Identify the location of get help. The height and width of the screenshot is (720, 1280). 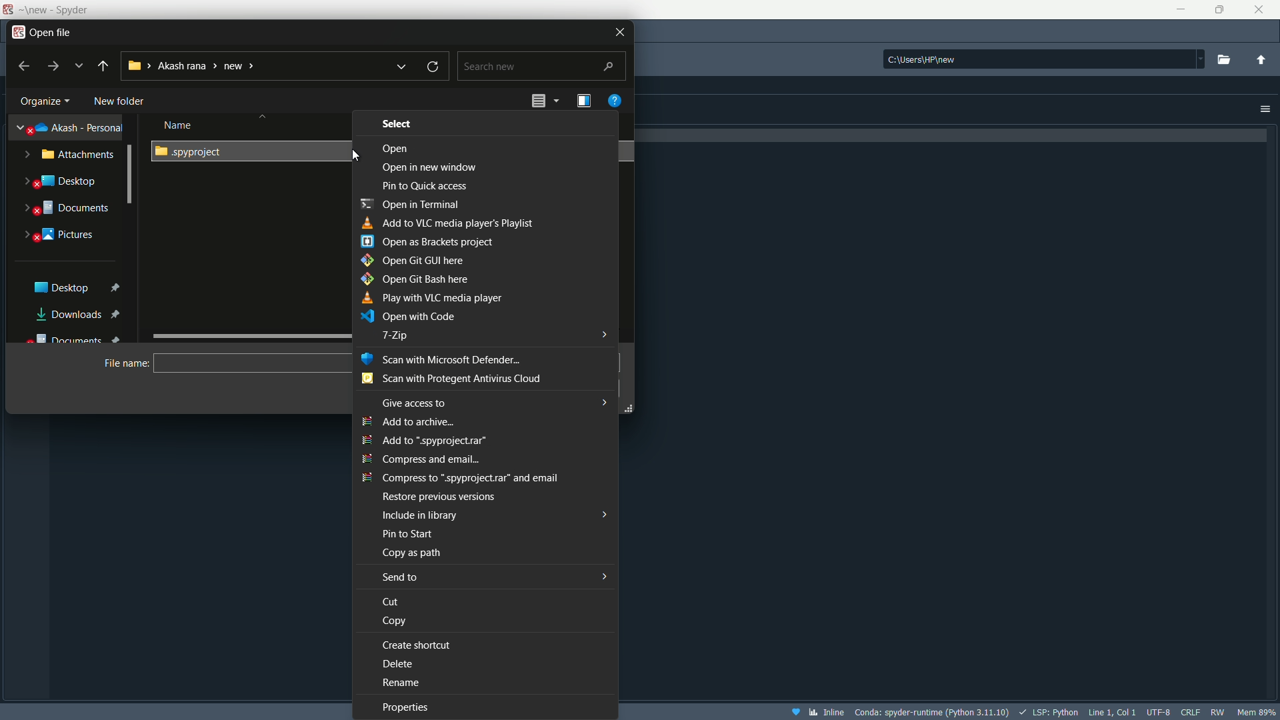
(617, 101).